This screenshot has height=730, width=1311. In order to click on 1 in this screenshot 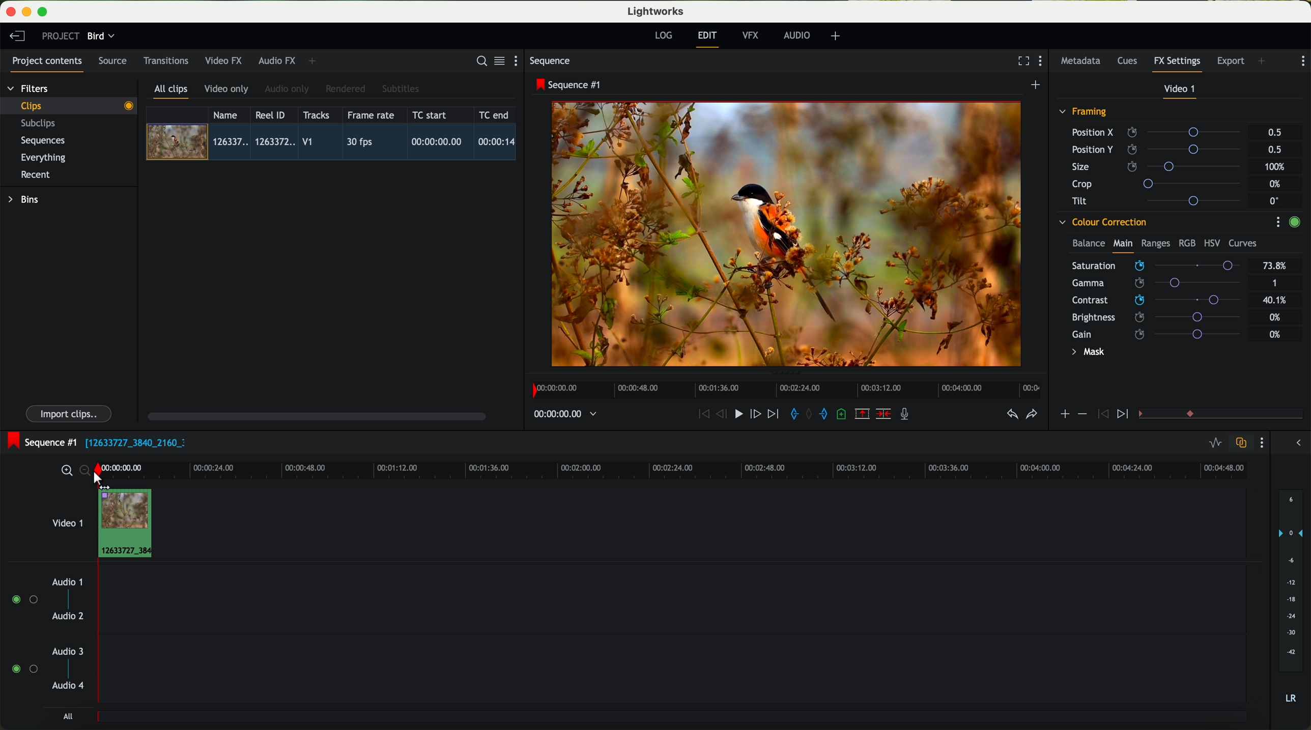, I will do `click(1275, 284)`.